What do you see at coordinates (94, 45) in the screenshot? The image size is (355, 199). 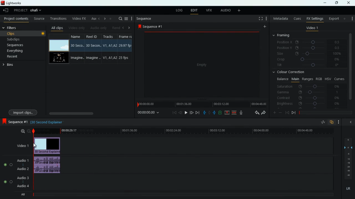 I see `30 Secon..` at bounding box center [94, 45].